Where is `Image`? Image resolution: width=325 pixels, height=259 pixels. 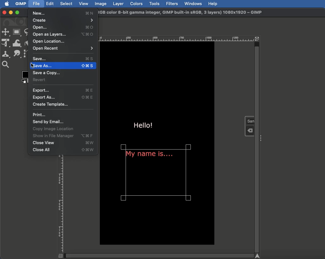 Image is located at coordinates (101, 4).